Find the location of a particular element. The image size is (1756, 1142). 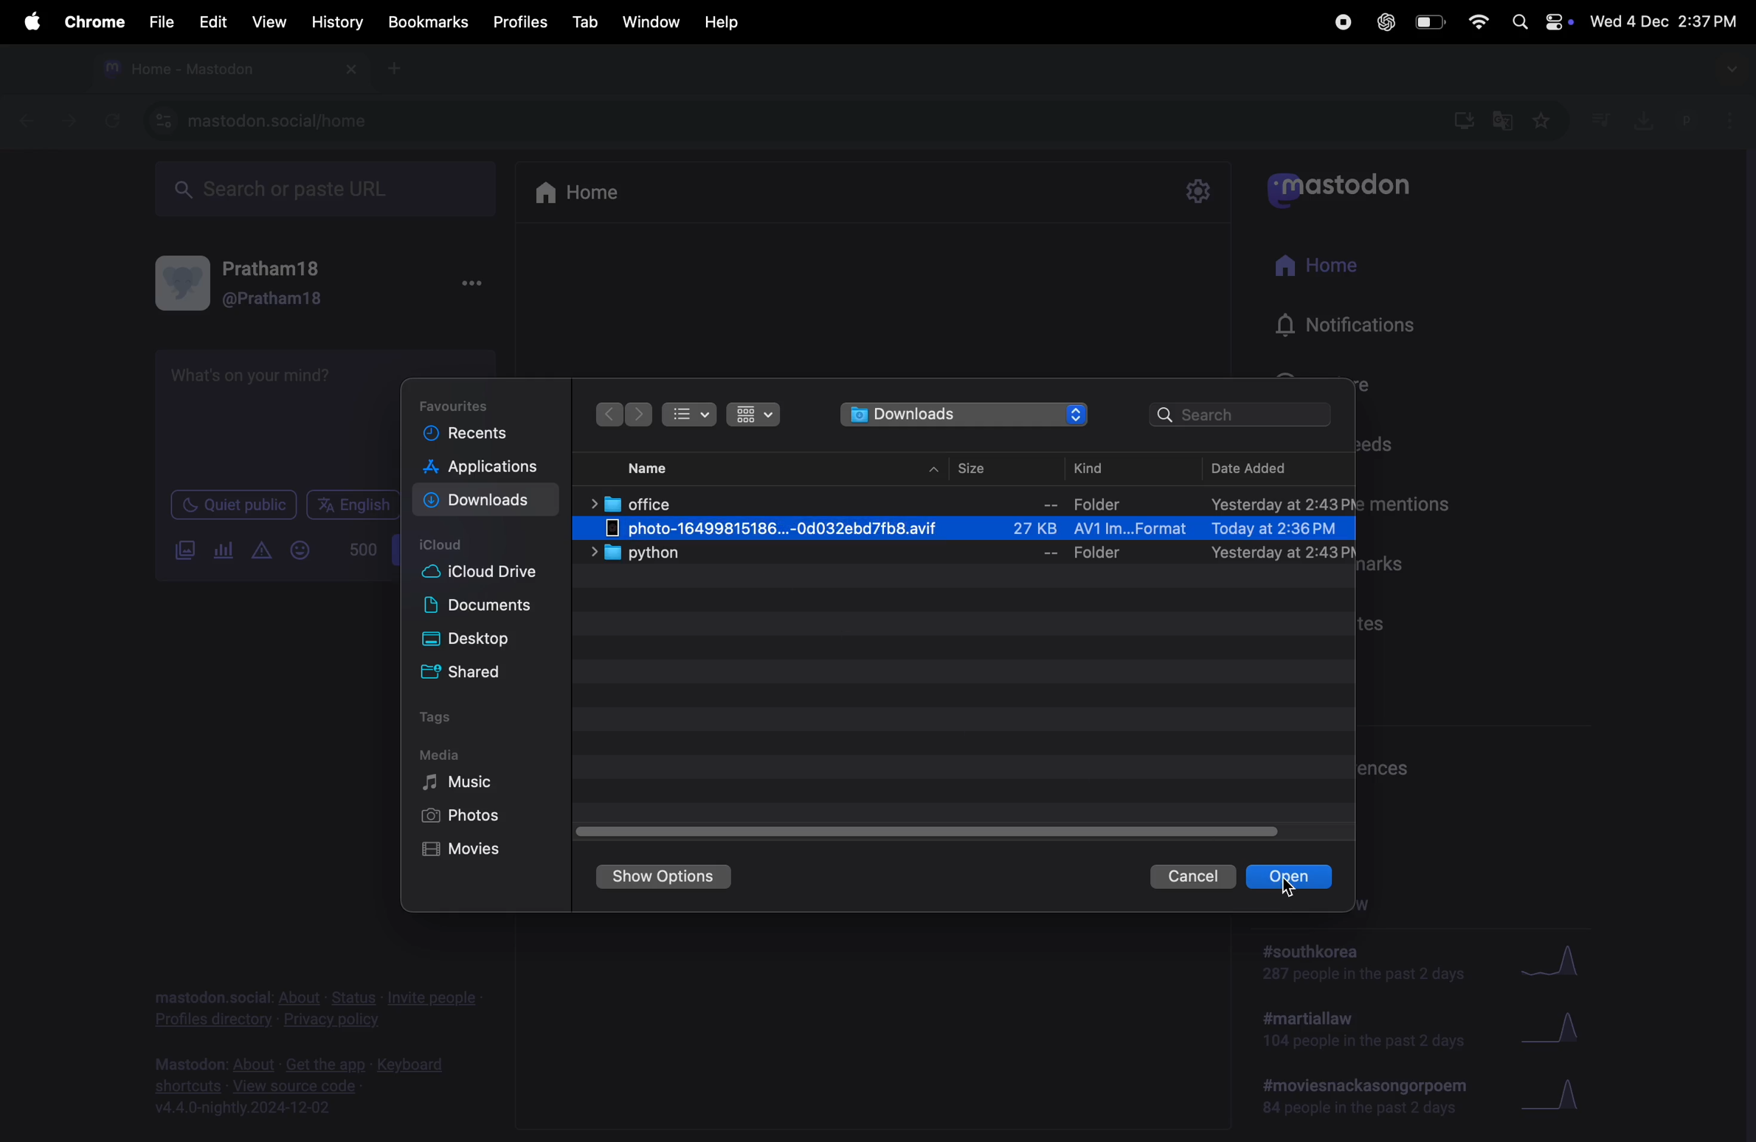

mastodon url is located at coordinates (266, 122).